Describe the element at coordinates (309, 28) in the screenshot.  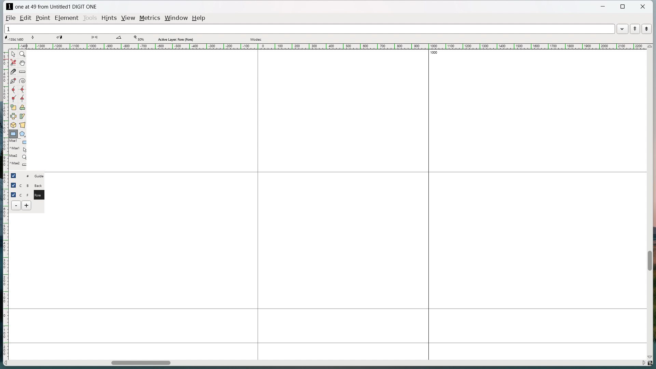
I see `1` at that location.